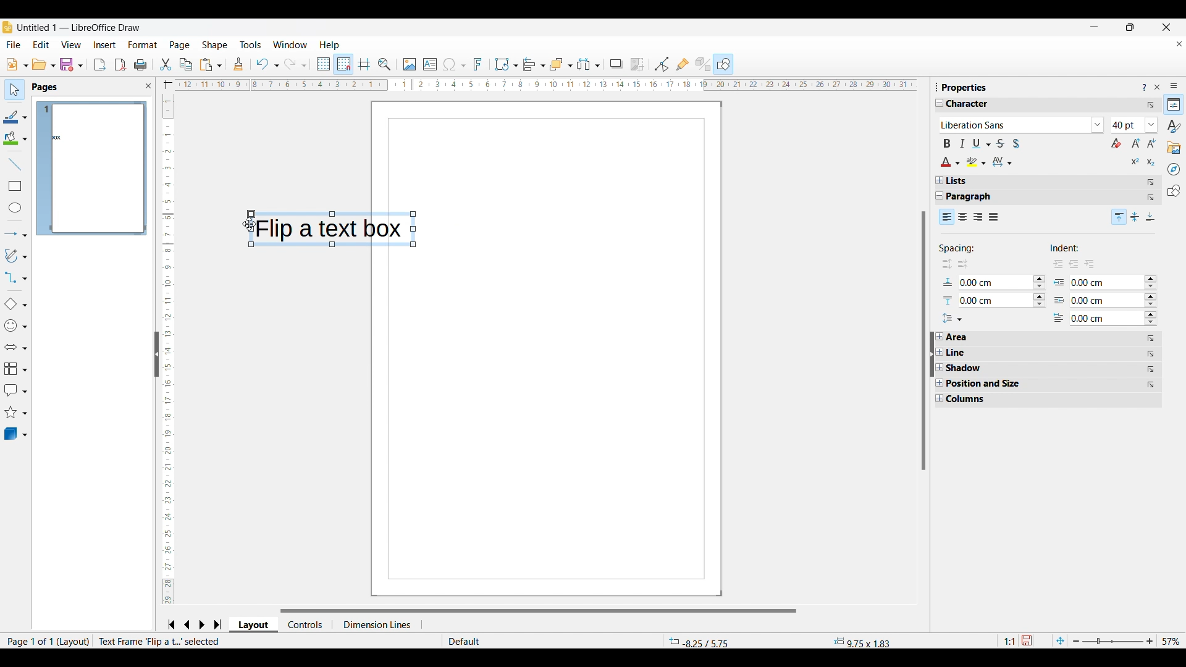 This screenshot has height=667, width=1186. What do you see at coordinates (364, 64) in the screenshot?
I see `Helplines while moving` at bounding box center [364, 64].